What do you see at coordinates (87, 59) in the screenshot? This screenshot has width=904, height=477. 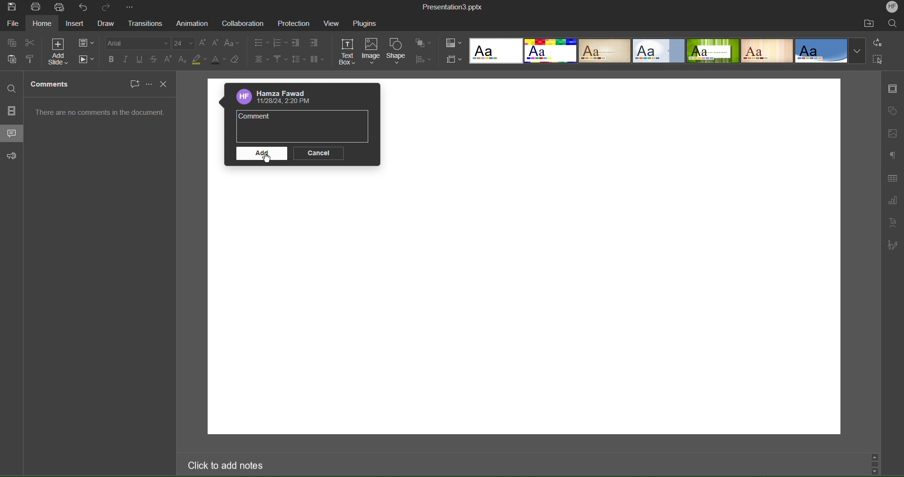 I see `Playback` at bounding box center [87, 59].